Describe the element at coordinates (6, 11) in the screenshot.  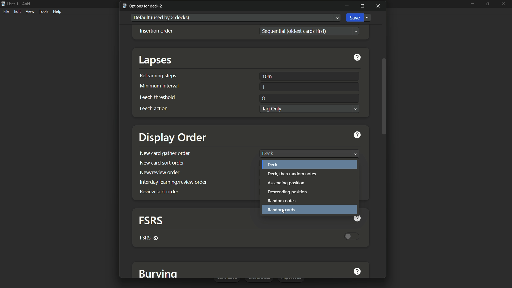
I see `file menu` at that location.